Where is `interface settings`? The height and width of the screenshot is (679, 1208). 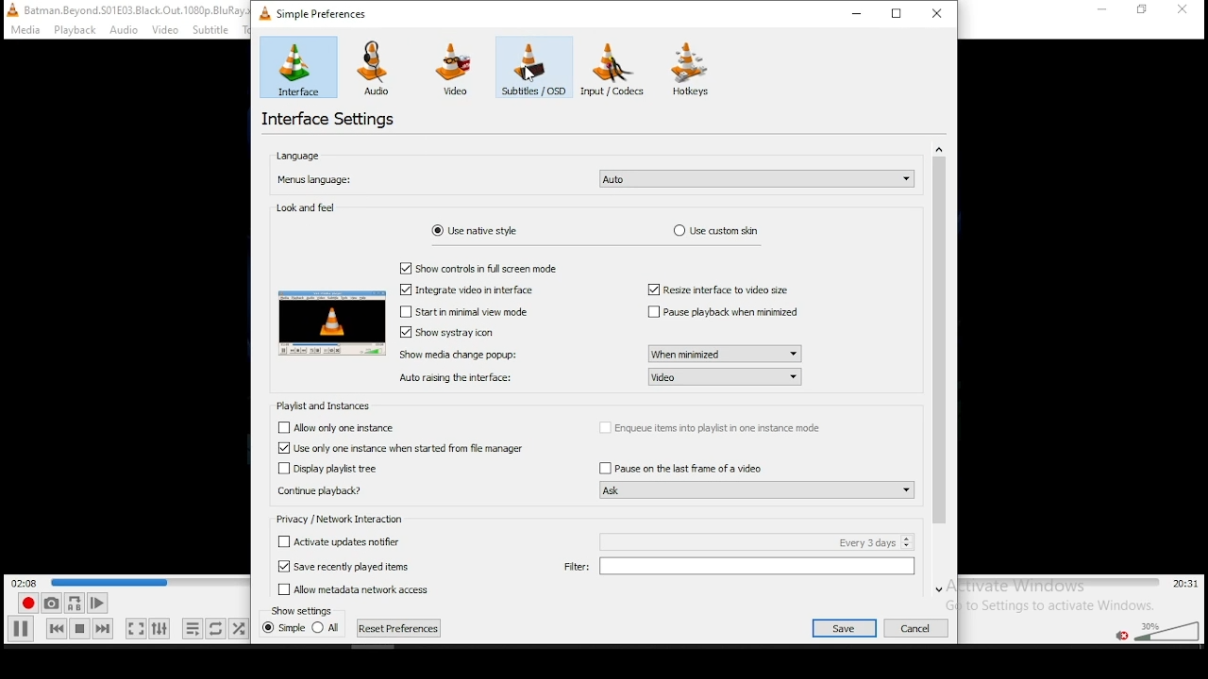 interface settings is located at coordinates (330, 120).